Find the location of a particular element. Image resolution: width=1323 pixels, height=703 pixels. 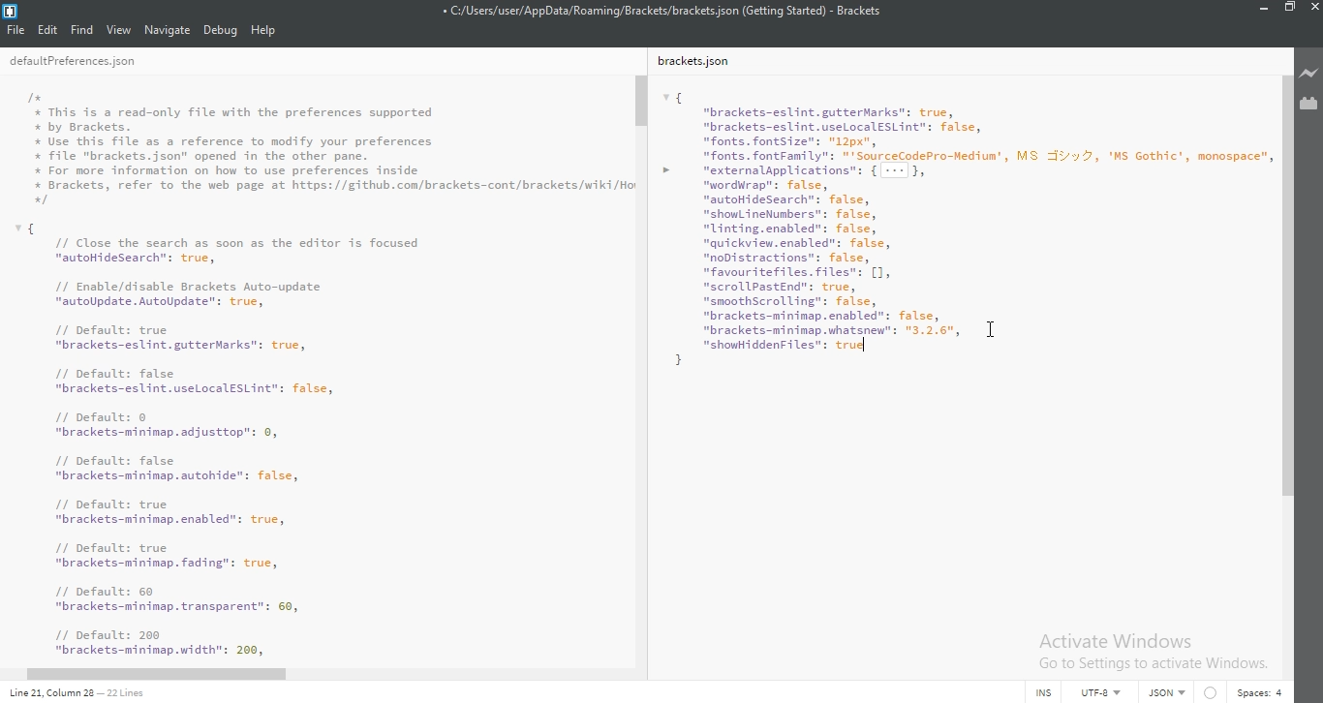

* This is a read-only file with the preferences supported
* by Brackets.
* Use this file as a reference to modify your preferences
+ file "brackets.json" opened in the other pane.
+ For more information on how to use preferences inside
+ Brackets, refer to the web page at https: //github.com/brackets-cont/brackets/wiki/Ho
/
© // Close the search as soon as the editor is focused

"autoHideSearch": true,

// Enable/disable Brackets Auto-update

“autoUpdate. AutoUpdate”: true,

11 Default: true

"brackets-eslint.gutterMarks": true,

77 Default: false

"brackets-eslint.uselocalESLint": false,

11 Default: ©

"brackets-mininap.adjusttop": 0,

71 Default: false

"brackets-mininap.autohide": false,

11 Default: true

"brackets-mininap. enabled": true,

11 Default: true

“"brackets-mininap. fading": true,

11 Default: 60

"brackets-mininap. transparent”: 60,

11 Default: 200

"brackets-minimap.width": 200, is located at coordinates (327, 368).